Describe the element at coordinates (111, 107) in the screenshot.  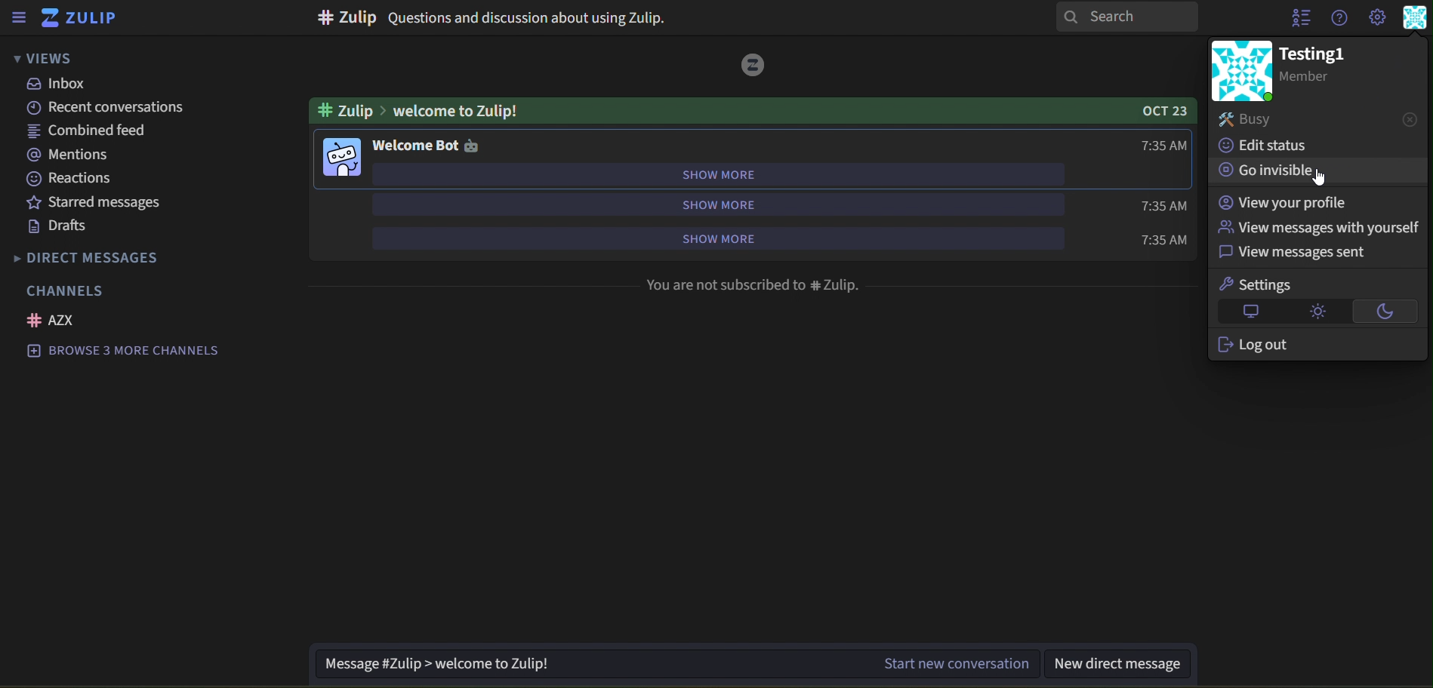
I see `recent conversations` at that location.